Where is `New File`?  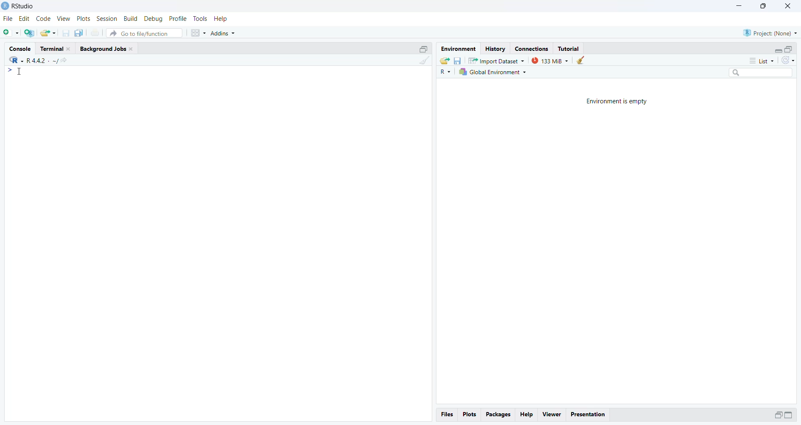
New File is located at coordinates (10, 32).